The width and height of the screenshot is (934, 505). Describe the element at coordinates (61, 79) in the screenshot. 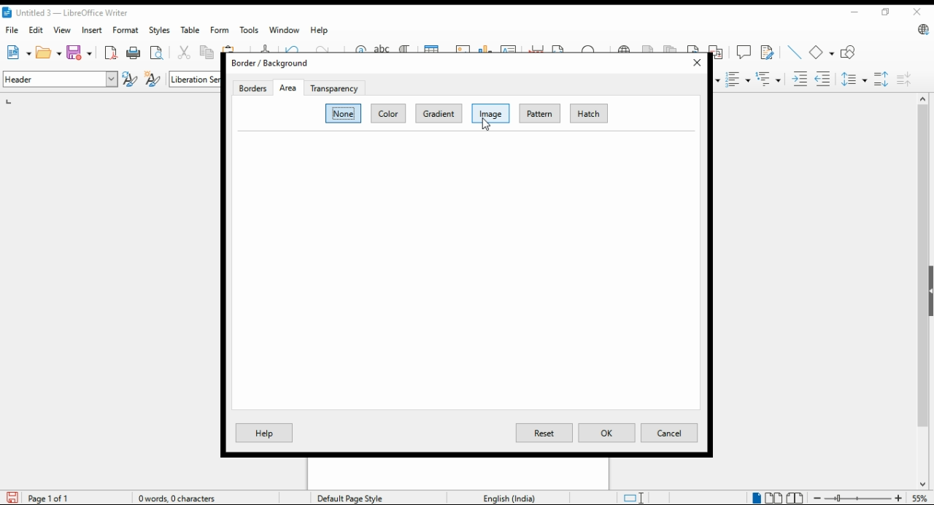

I see `paragraph style` at that location.